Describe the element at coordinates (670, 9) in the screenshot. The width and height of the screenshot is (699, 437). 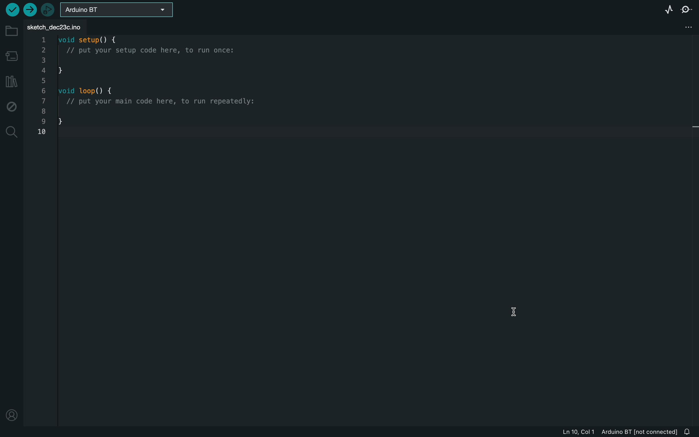
I see `serial plotter` at that location.